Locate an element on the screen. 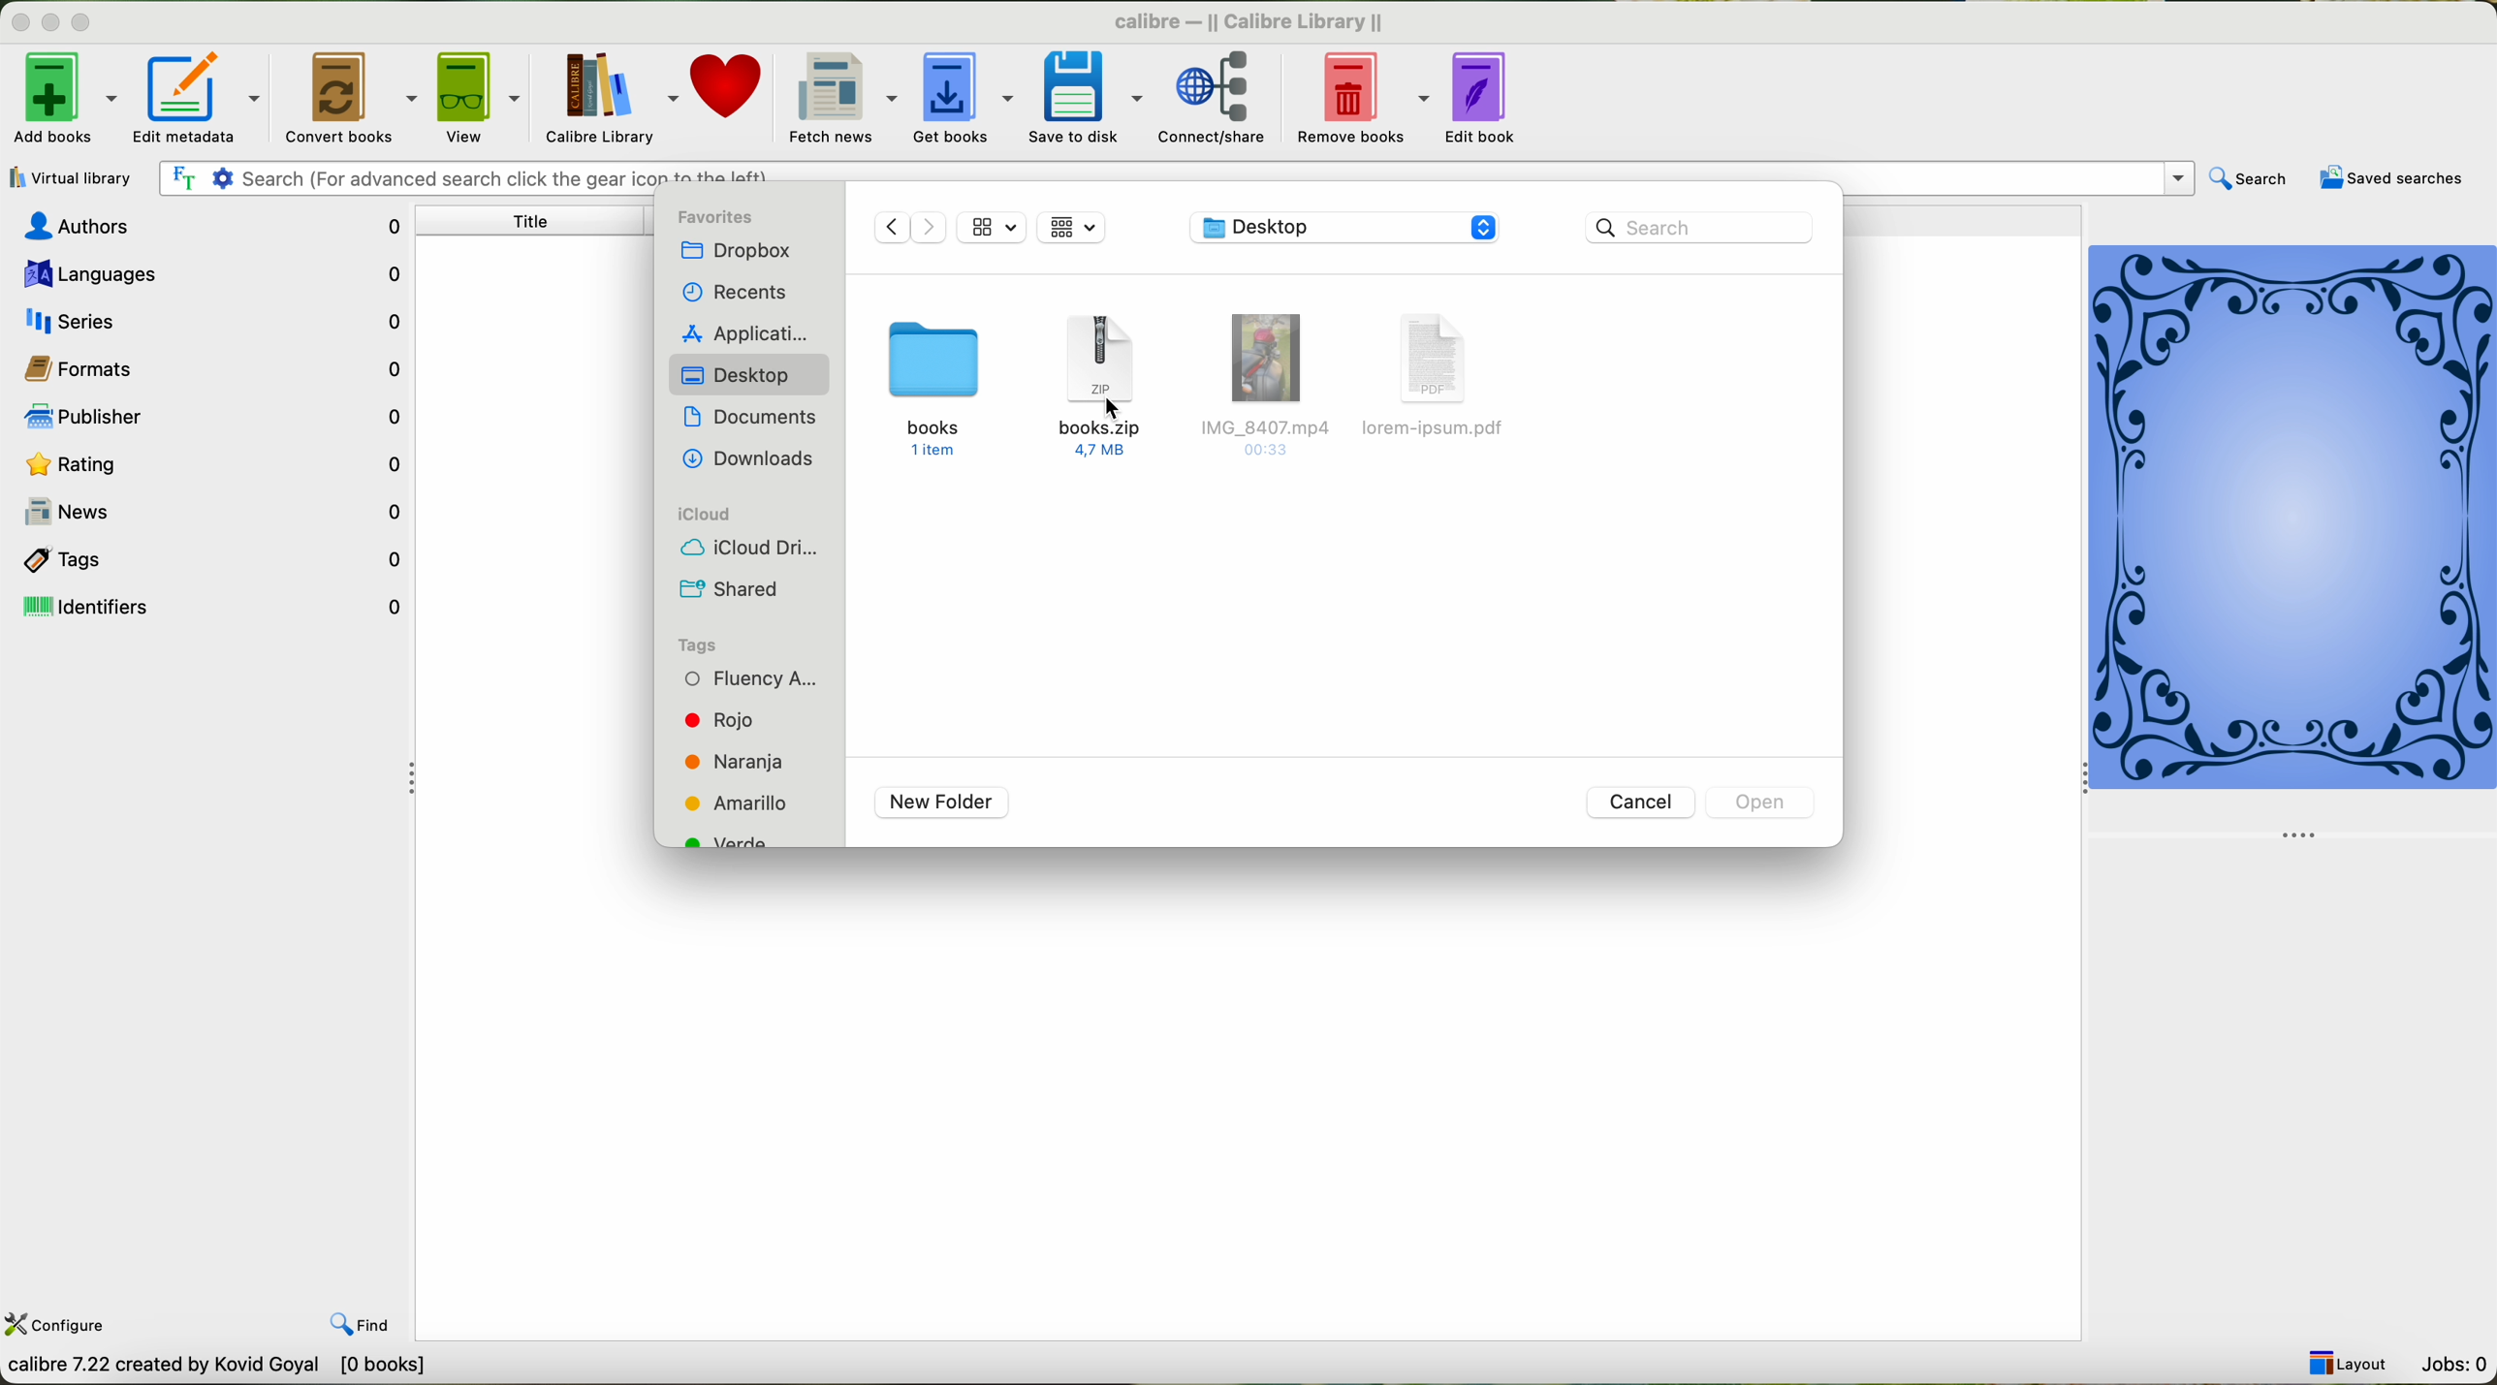 Image resolution: width=2497 pixels, height=1385 pixels. Next is located at coordinates (930, 228).